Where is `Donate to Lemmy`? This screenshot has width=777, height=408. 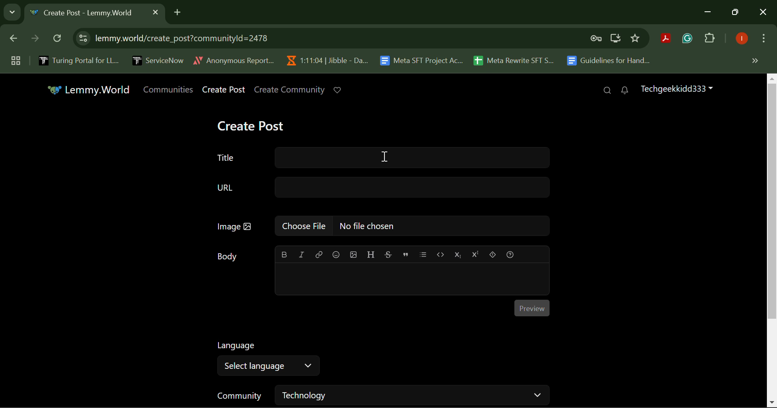 Donate to Lemmy is located at coordinates (338, 90).